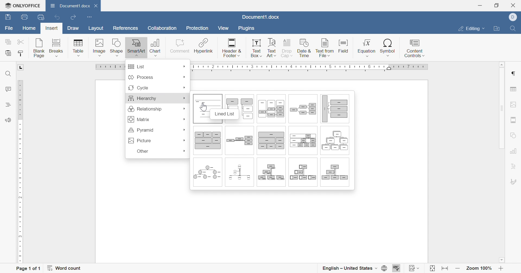 The height and width of the screenshot is (273, 521). I want to click on Cut, so click(22, 42).